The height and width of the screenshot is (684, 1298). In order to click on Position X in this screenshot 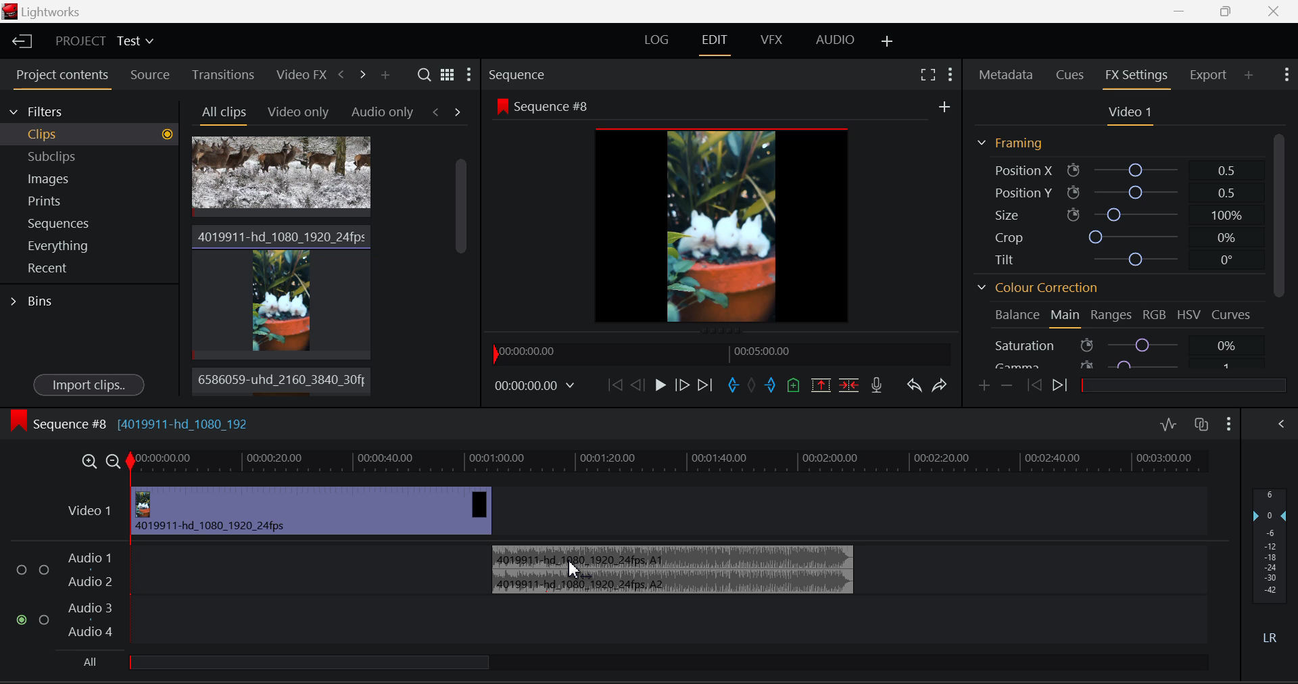, I will do `click(1124, 168)`.